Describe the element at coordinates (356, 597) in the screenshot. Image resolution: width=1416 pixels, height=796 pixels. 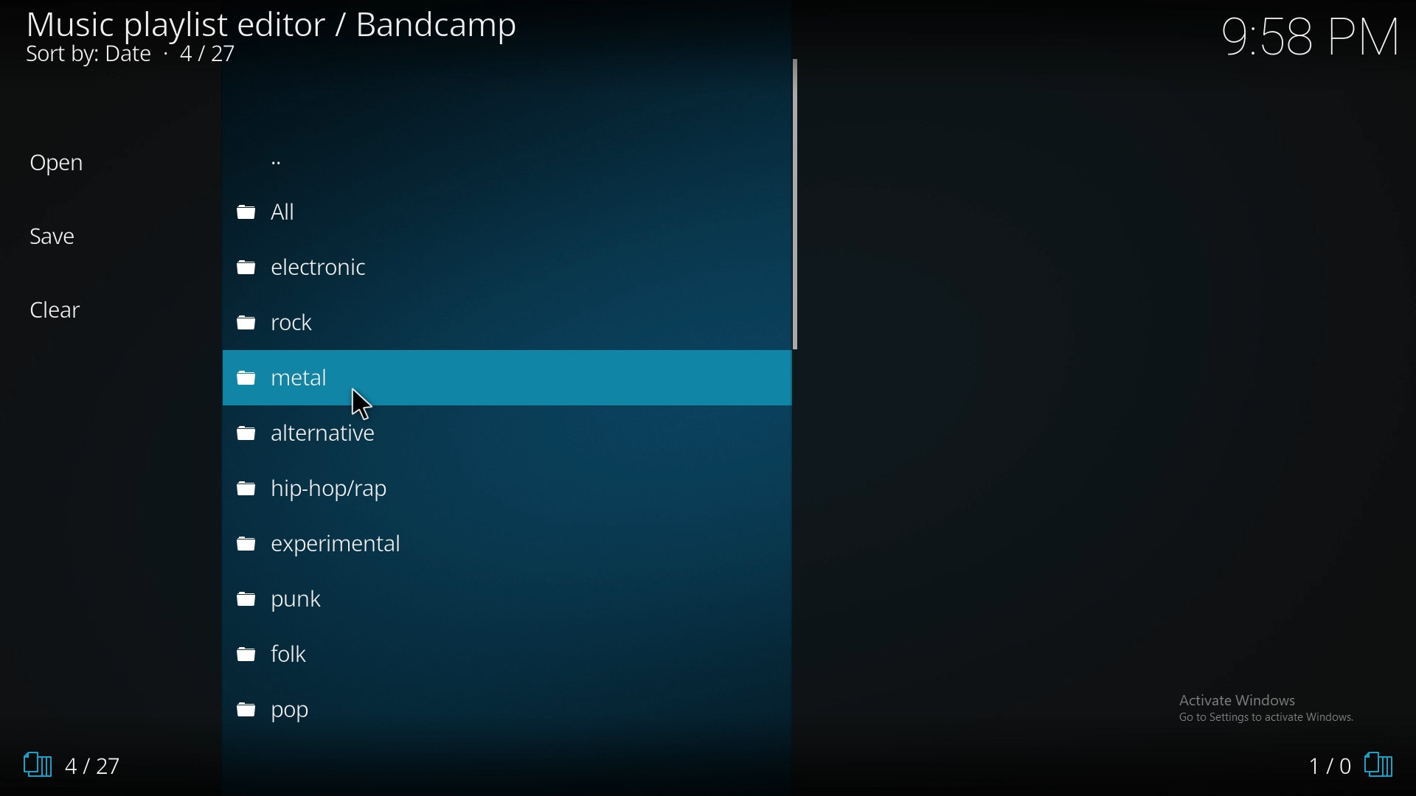
I see `music genre` at that location.